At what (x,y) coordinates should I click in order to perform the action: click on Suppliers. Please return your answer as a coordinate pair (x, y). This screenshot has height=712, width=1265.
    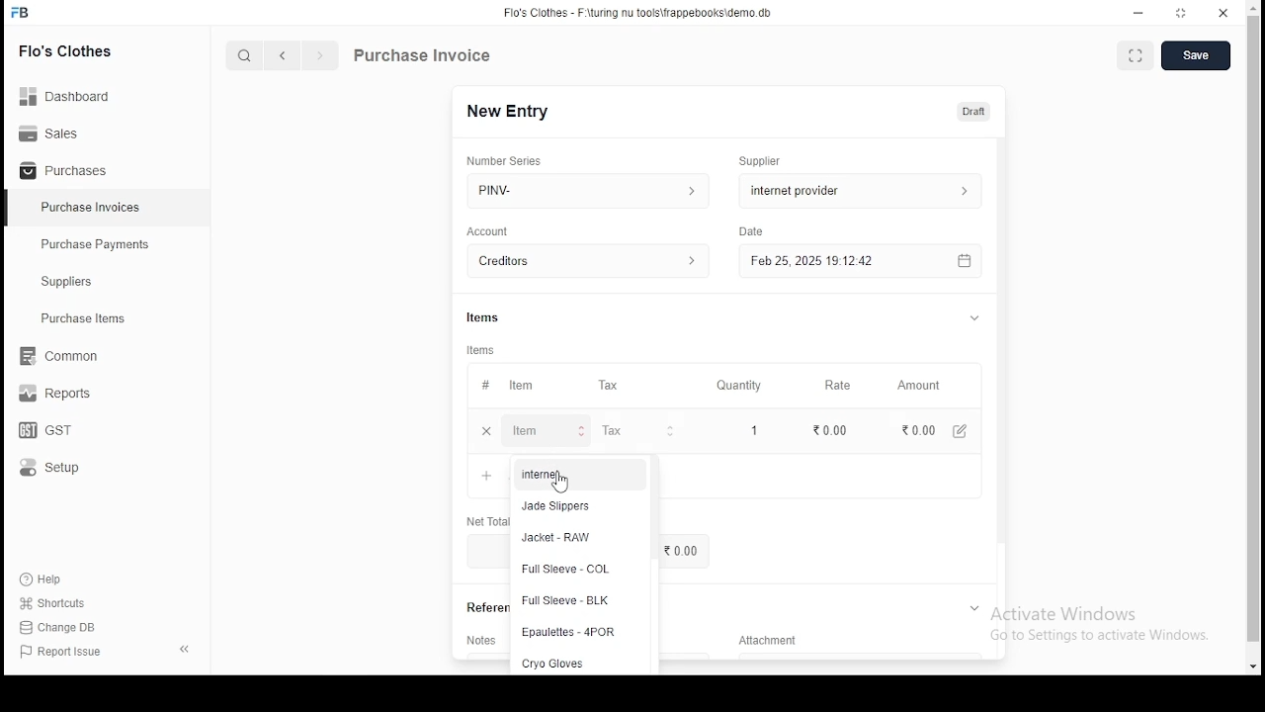
    Looking at the image, I should click on (71, 282).